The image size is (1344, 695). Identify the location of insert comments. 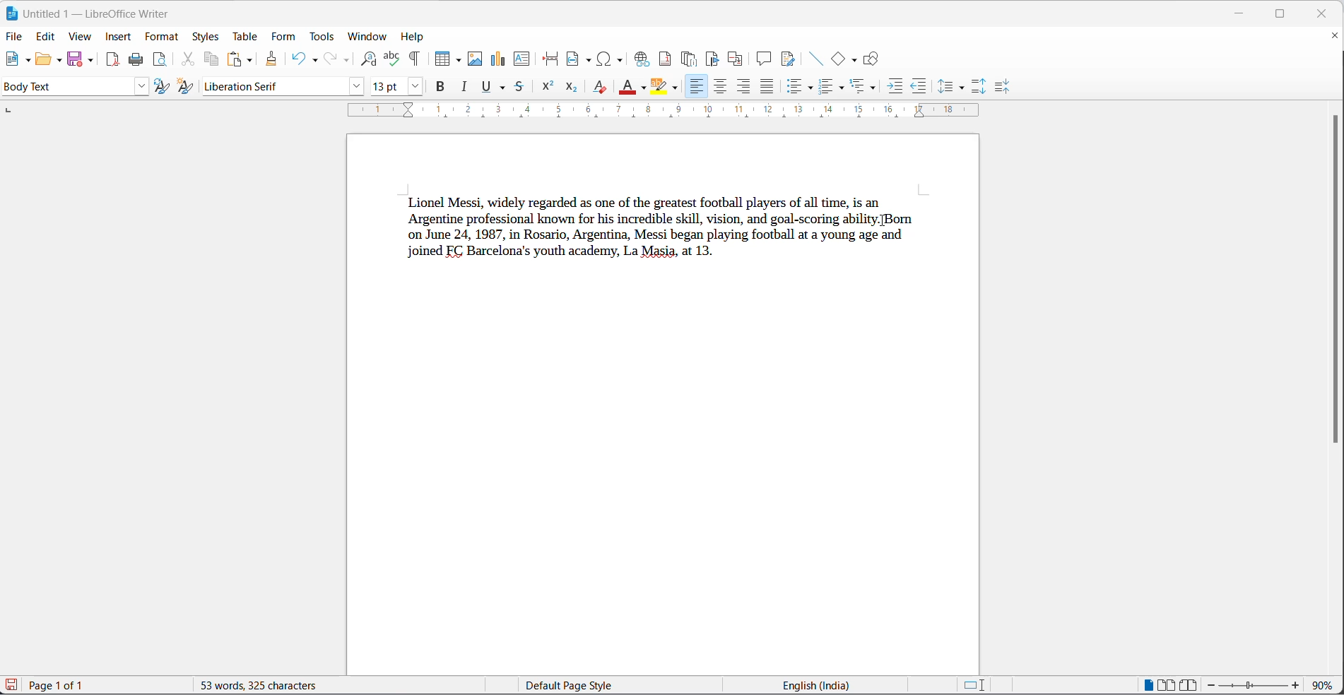
(762, 60).